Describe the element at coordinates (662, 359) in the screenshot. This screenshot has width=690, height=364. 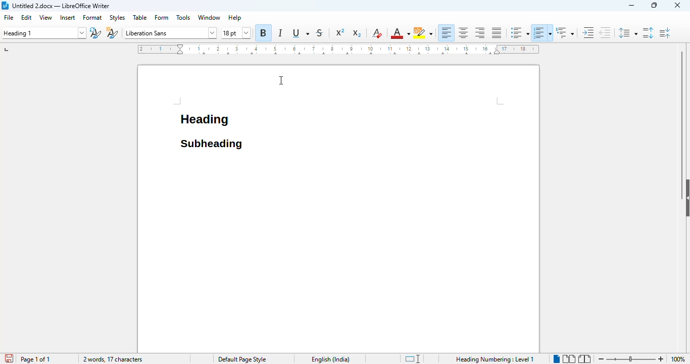
I see `zoom in` at that location.